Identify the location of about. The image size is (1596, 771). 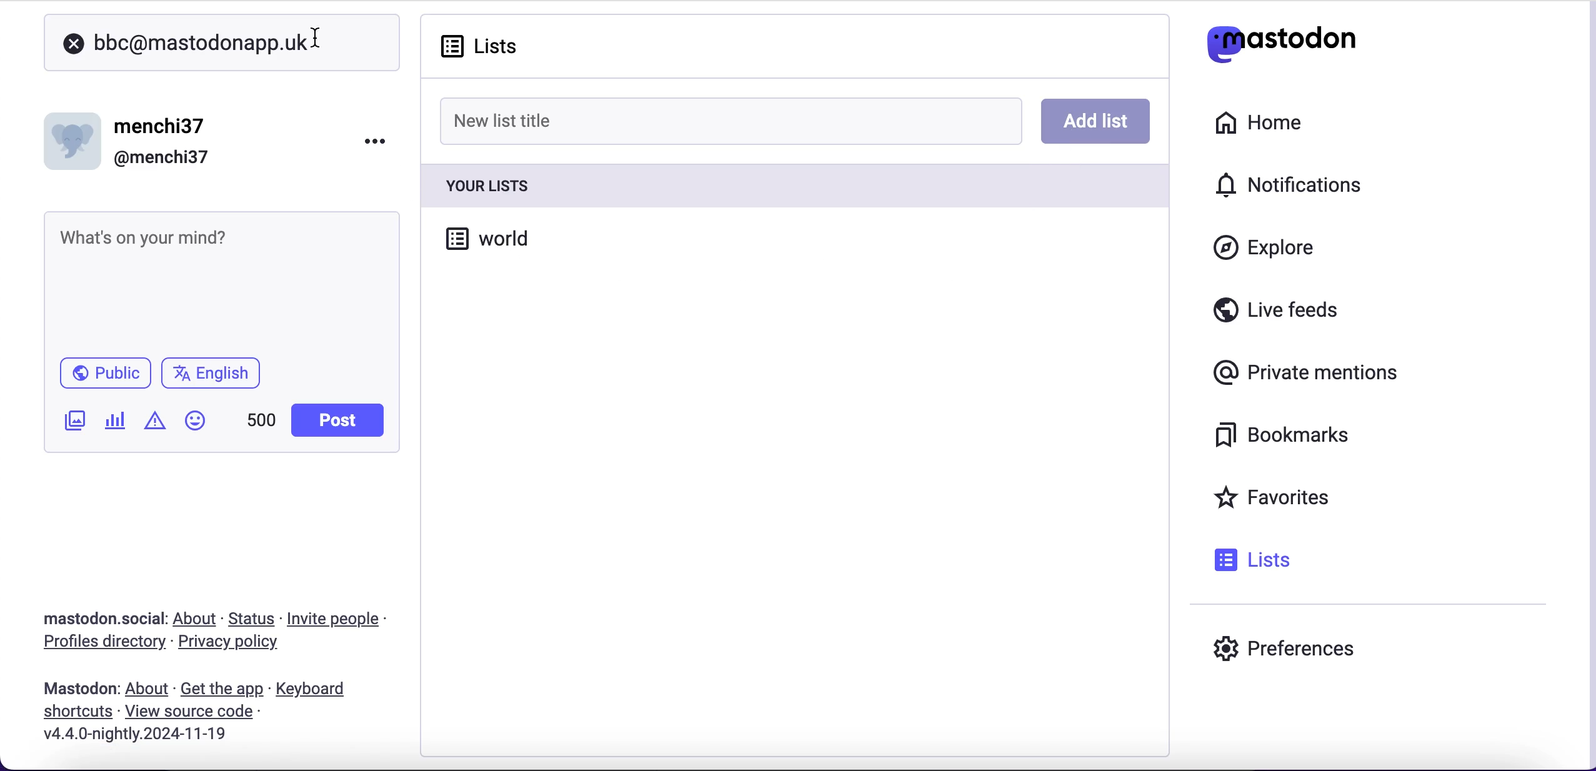
(197, 619).